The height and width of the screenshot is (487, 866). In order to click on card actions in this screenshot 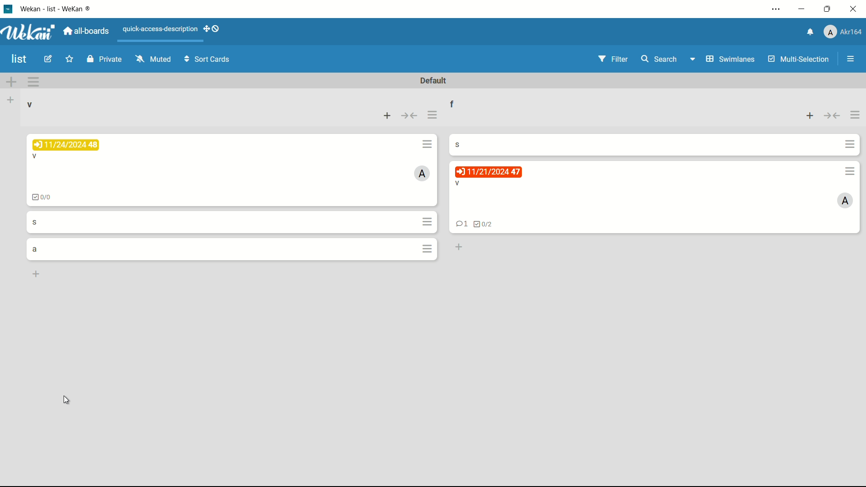, I will do `click(850, 145)`.